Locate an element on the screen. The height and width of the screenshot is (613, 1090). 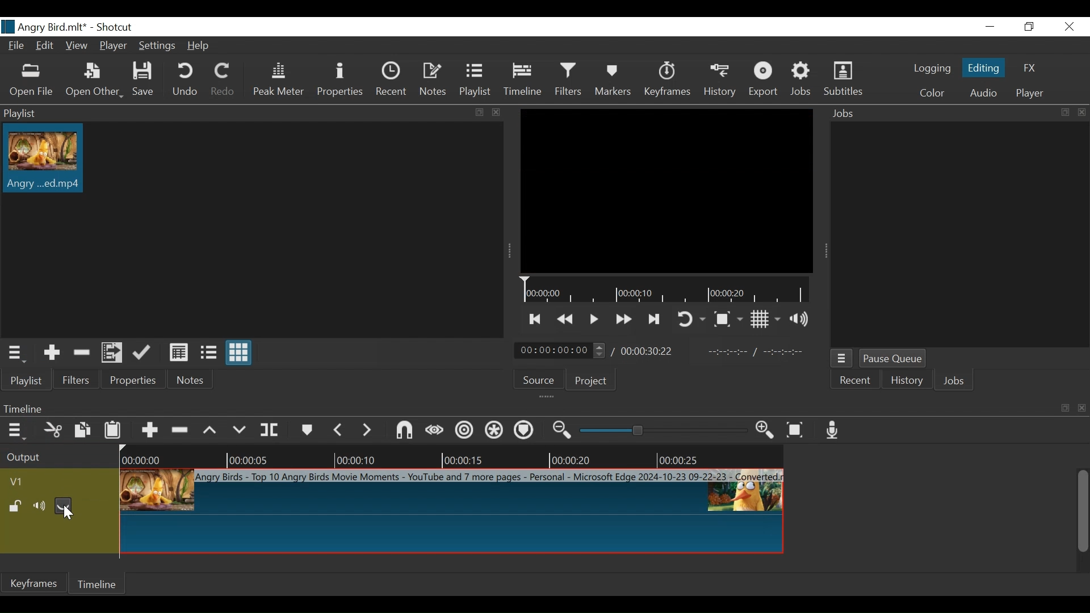
zoom timeline out is located at coordinates (766, 430).